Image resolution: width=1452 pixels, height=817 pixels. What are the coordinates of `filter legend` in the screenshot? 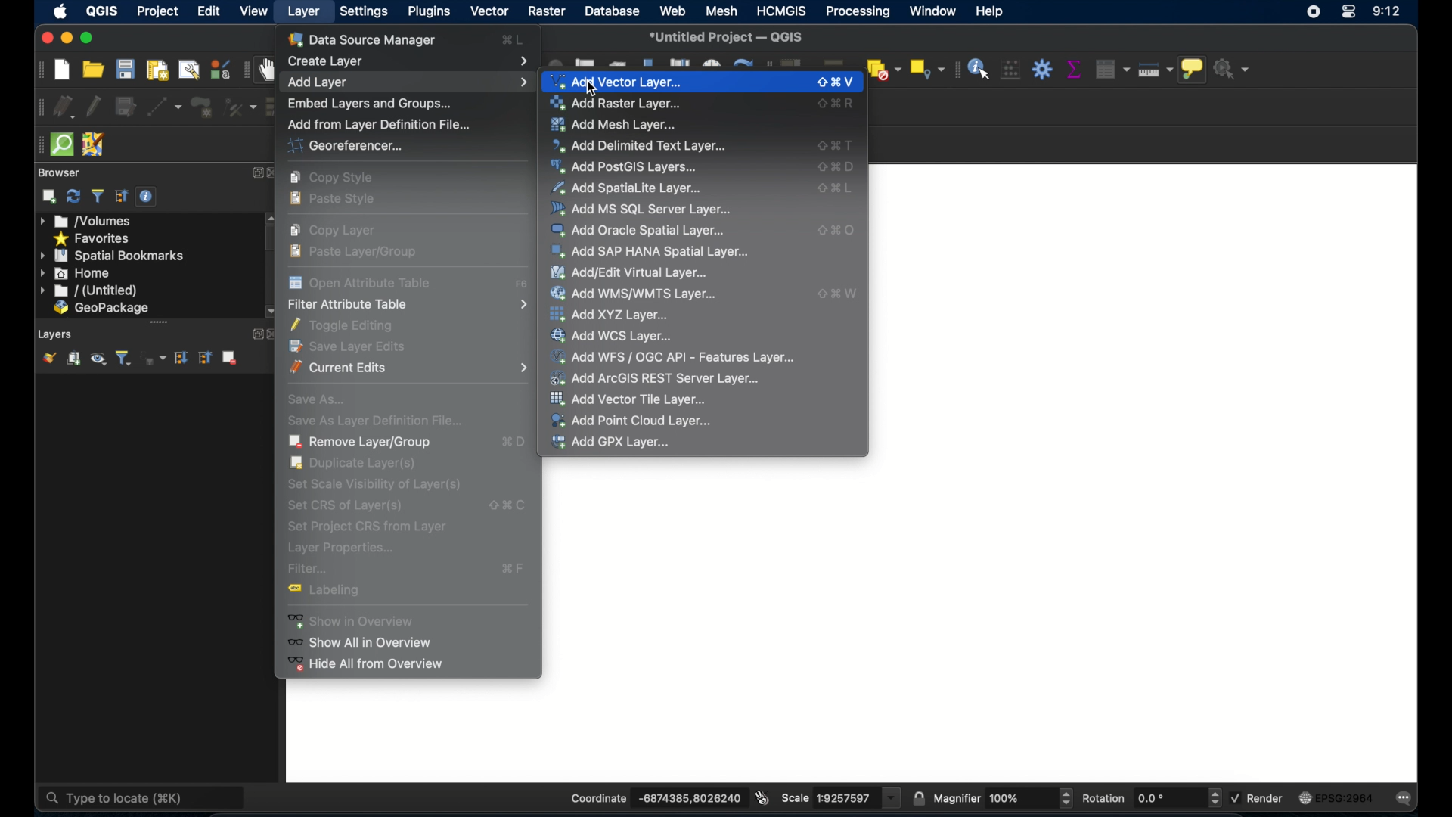 It's located at (126, 359).